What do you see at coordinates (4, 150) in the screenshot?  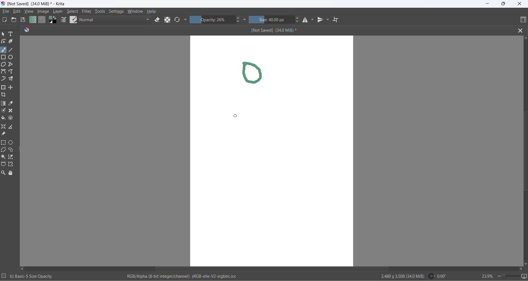 I see `polygonal selection tool` at bounding box center [4, 150].